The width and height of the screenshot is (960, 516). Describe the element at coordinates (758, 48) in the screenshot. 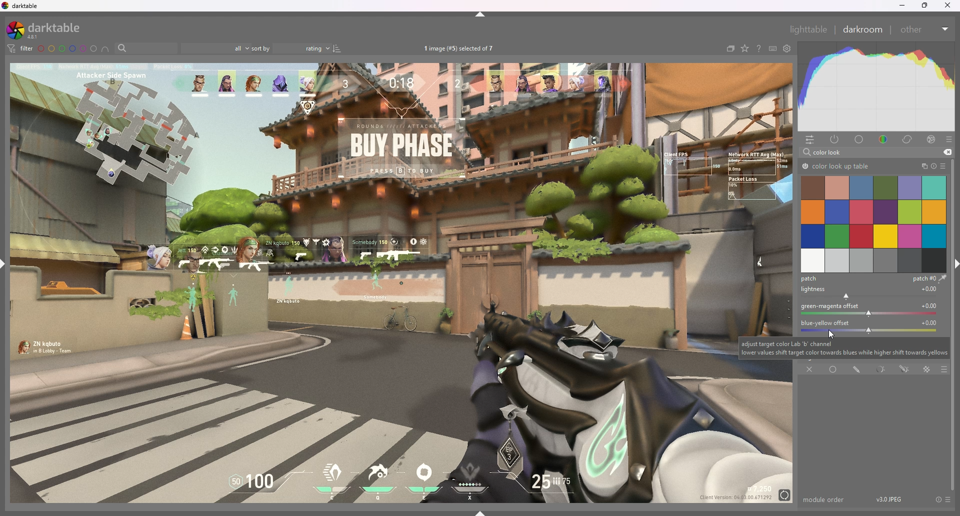

I see `help` at that location.